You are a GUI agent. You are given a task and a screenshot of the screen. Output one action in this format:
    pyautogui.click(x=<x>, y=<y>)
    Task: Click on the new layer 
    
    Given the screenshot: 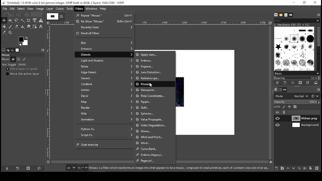 What is the action you would take?
    pyautogui.click(x=277, y=168)
    